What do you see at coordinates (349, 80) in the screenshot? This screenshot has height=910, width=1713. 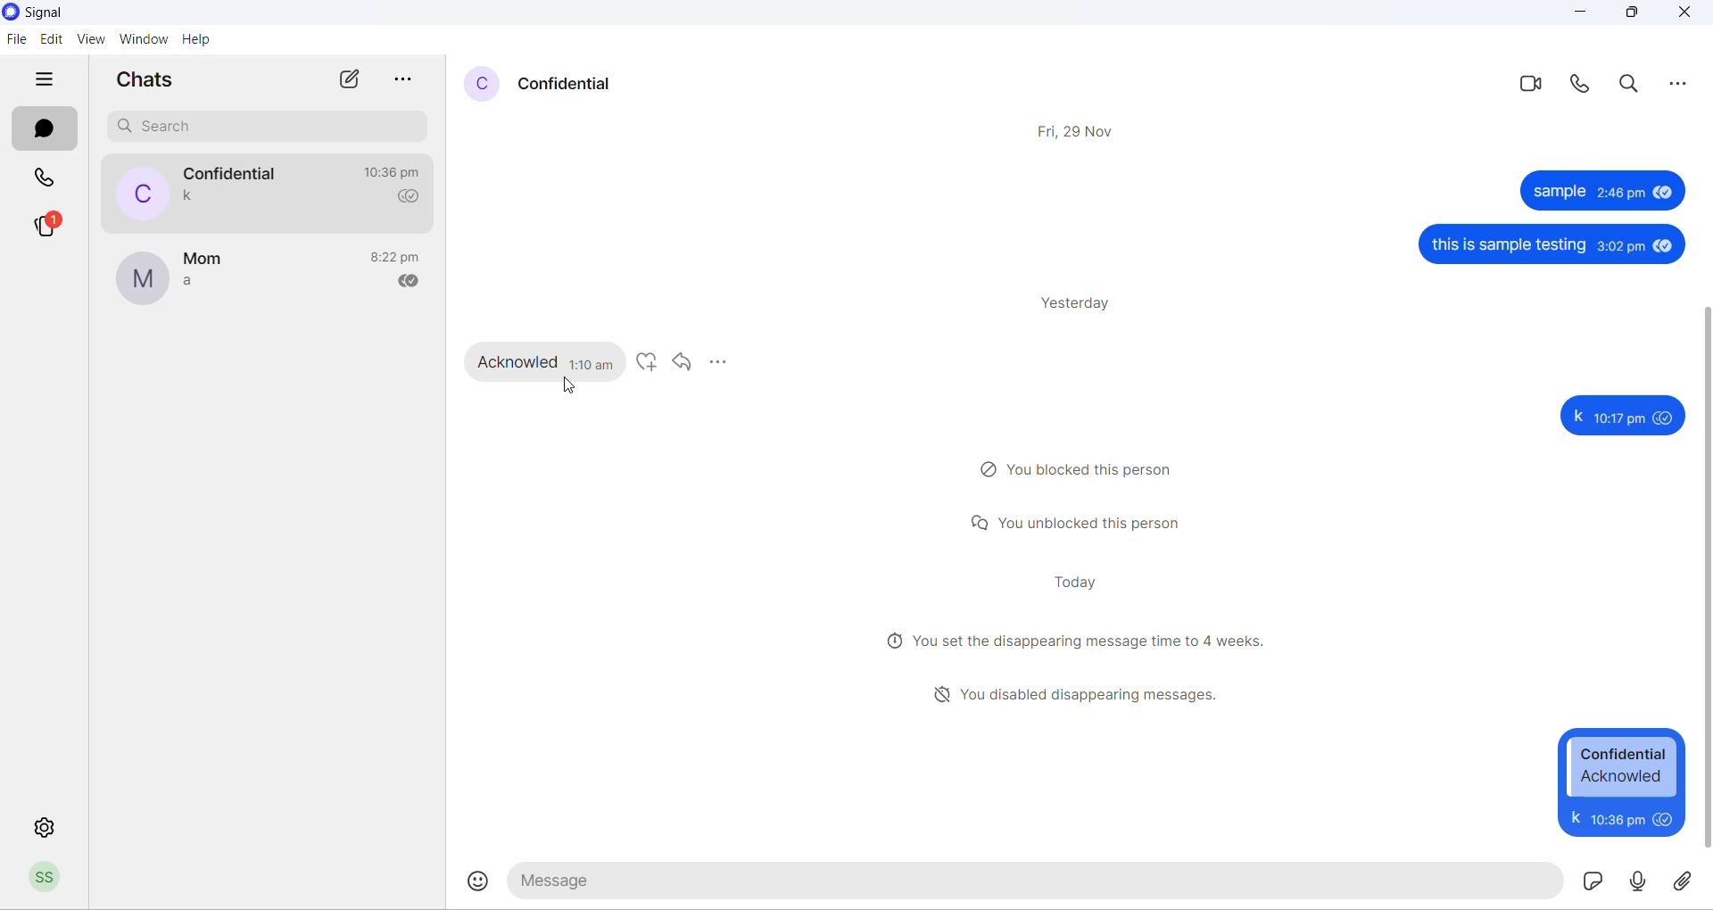 I see `new chats ` at bounding box center [349, 80].